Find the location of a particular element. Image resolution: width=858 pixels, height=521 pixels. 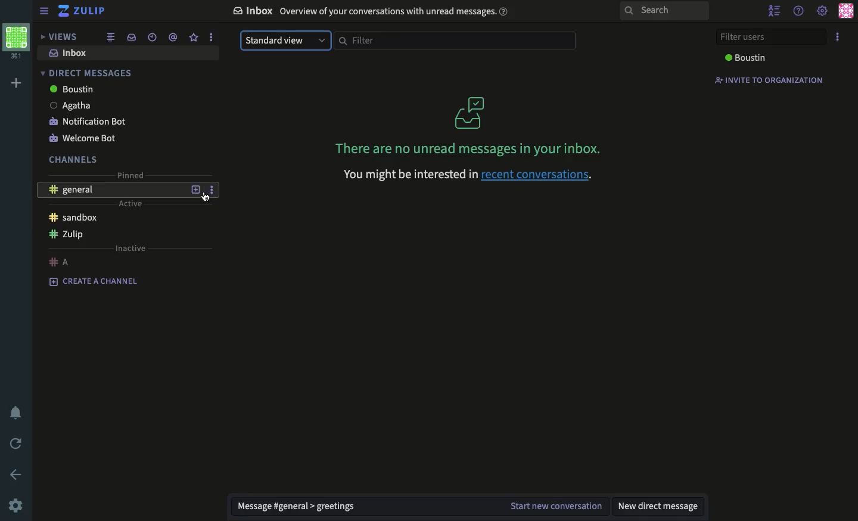

active is located at coordinates (132, 204).